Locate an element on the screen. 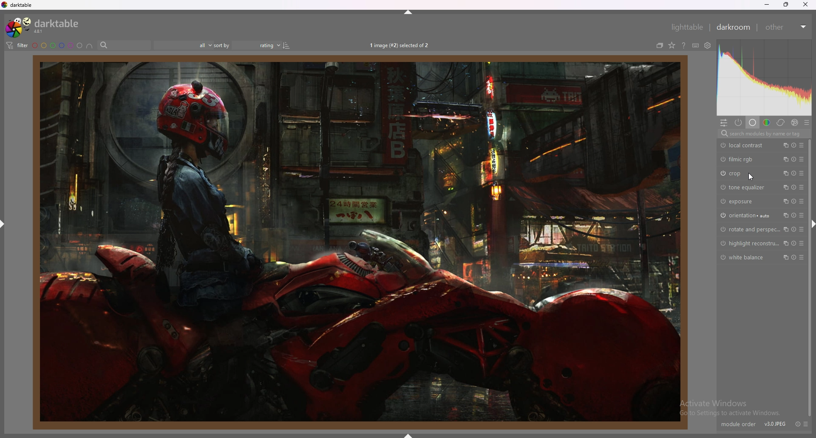 This screenshot has height=438, width=816. multiple instances action is located at coordinates (785, 229).